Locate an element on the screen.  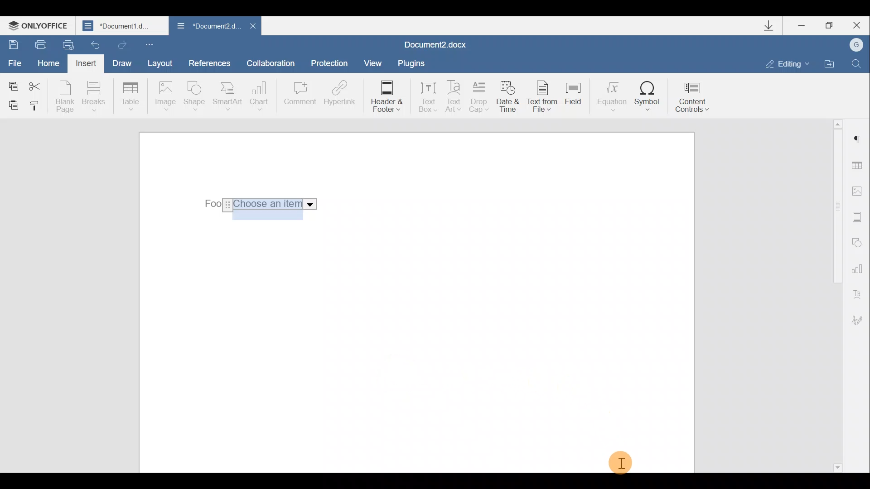
Plugins is located at coordinates (414, 63).